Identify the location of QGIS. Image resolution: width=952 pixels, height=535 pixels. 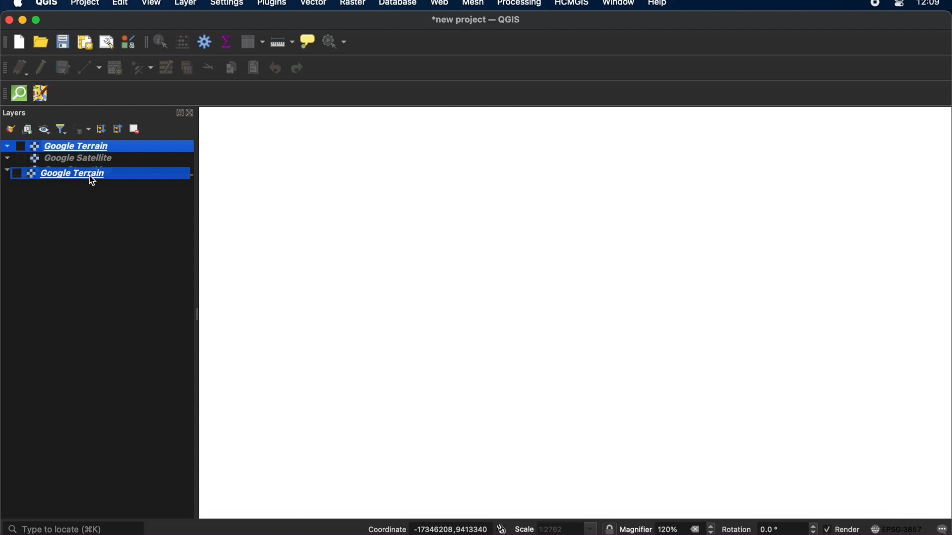
(47, 4).